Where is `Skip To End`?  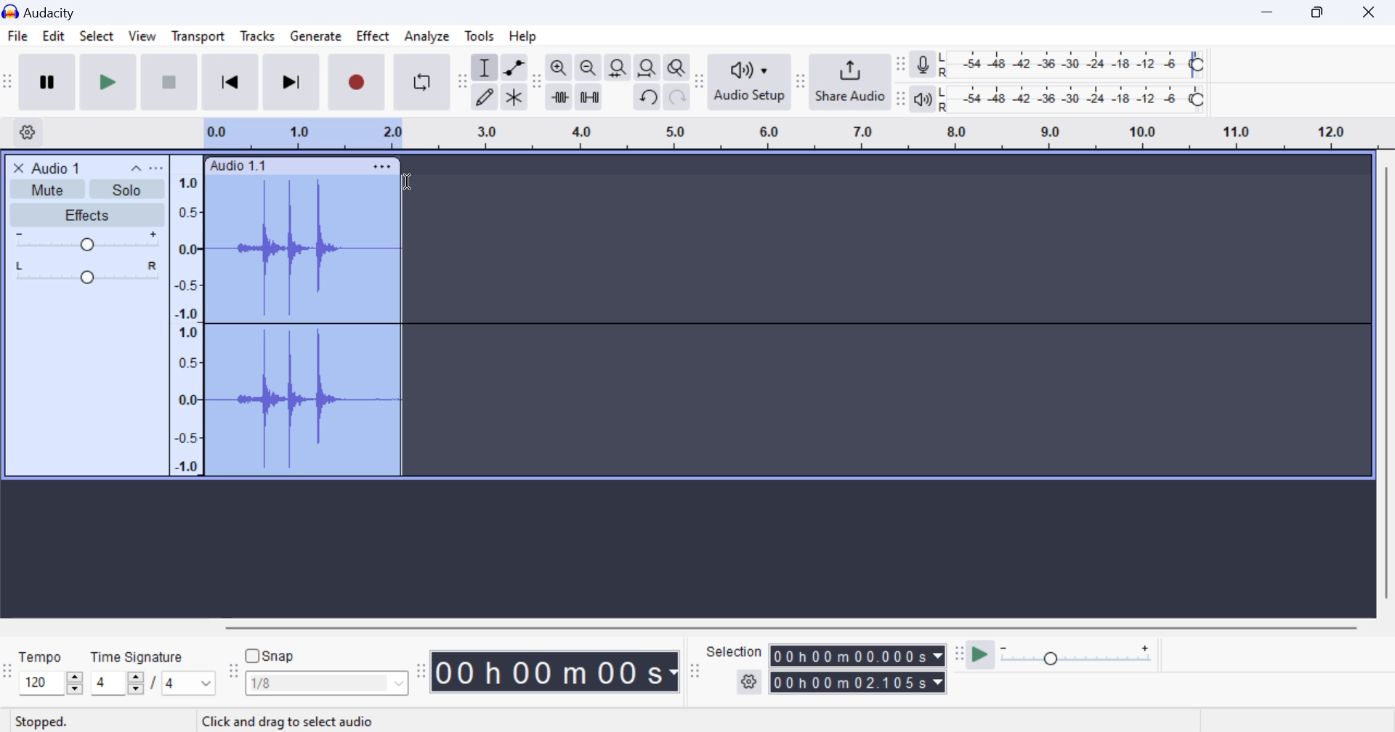 Skip To End is located at coordinates (289, 85).